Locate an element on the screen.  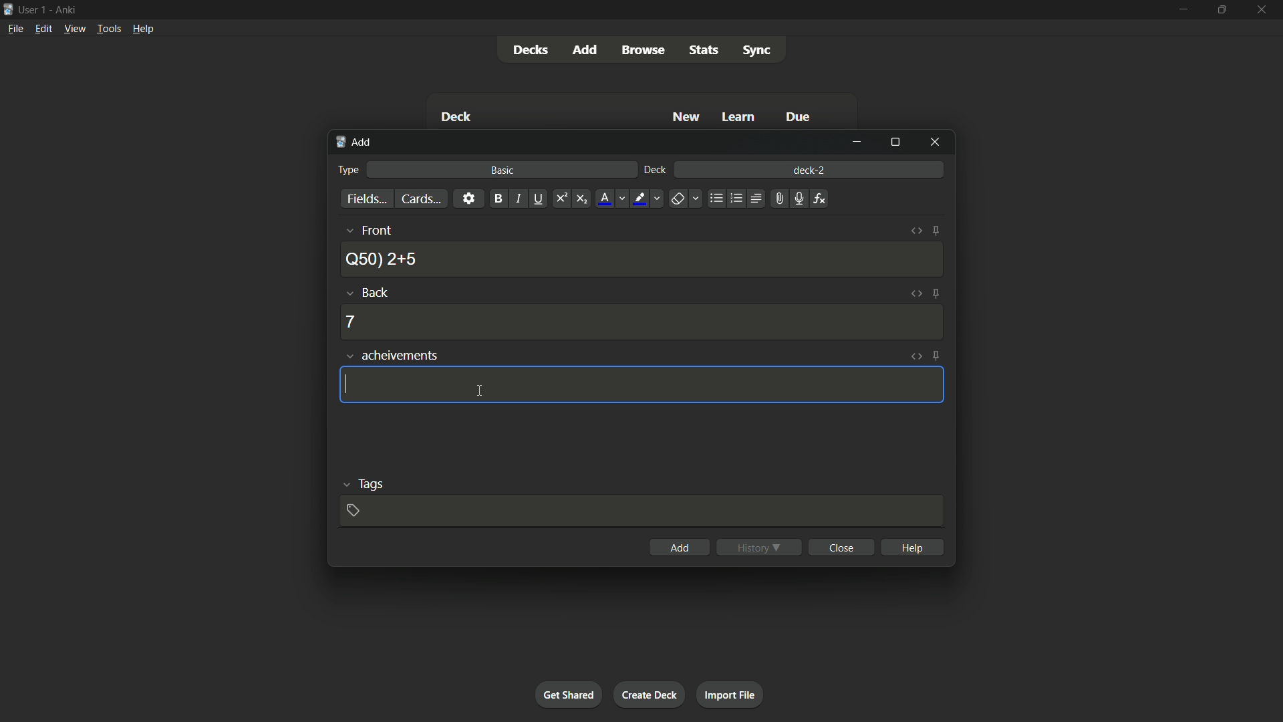
add is located at coordinates (680, 546).